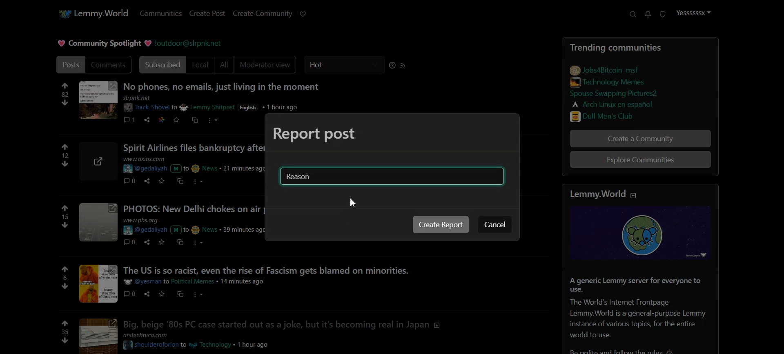 Image resolution: width=784 pixels, height=354 pixels. I want to click on link, so click(625, 115).